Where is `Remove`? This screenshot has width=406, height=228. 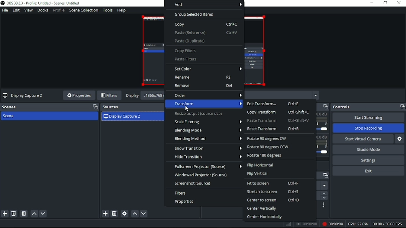
Remove is located at coordinates (203, 86).